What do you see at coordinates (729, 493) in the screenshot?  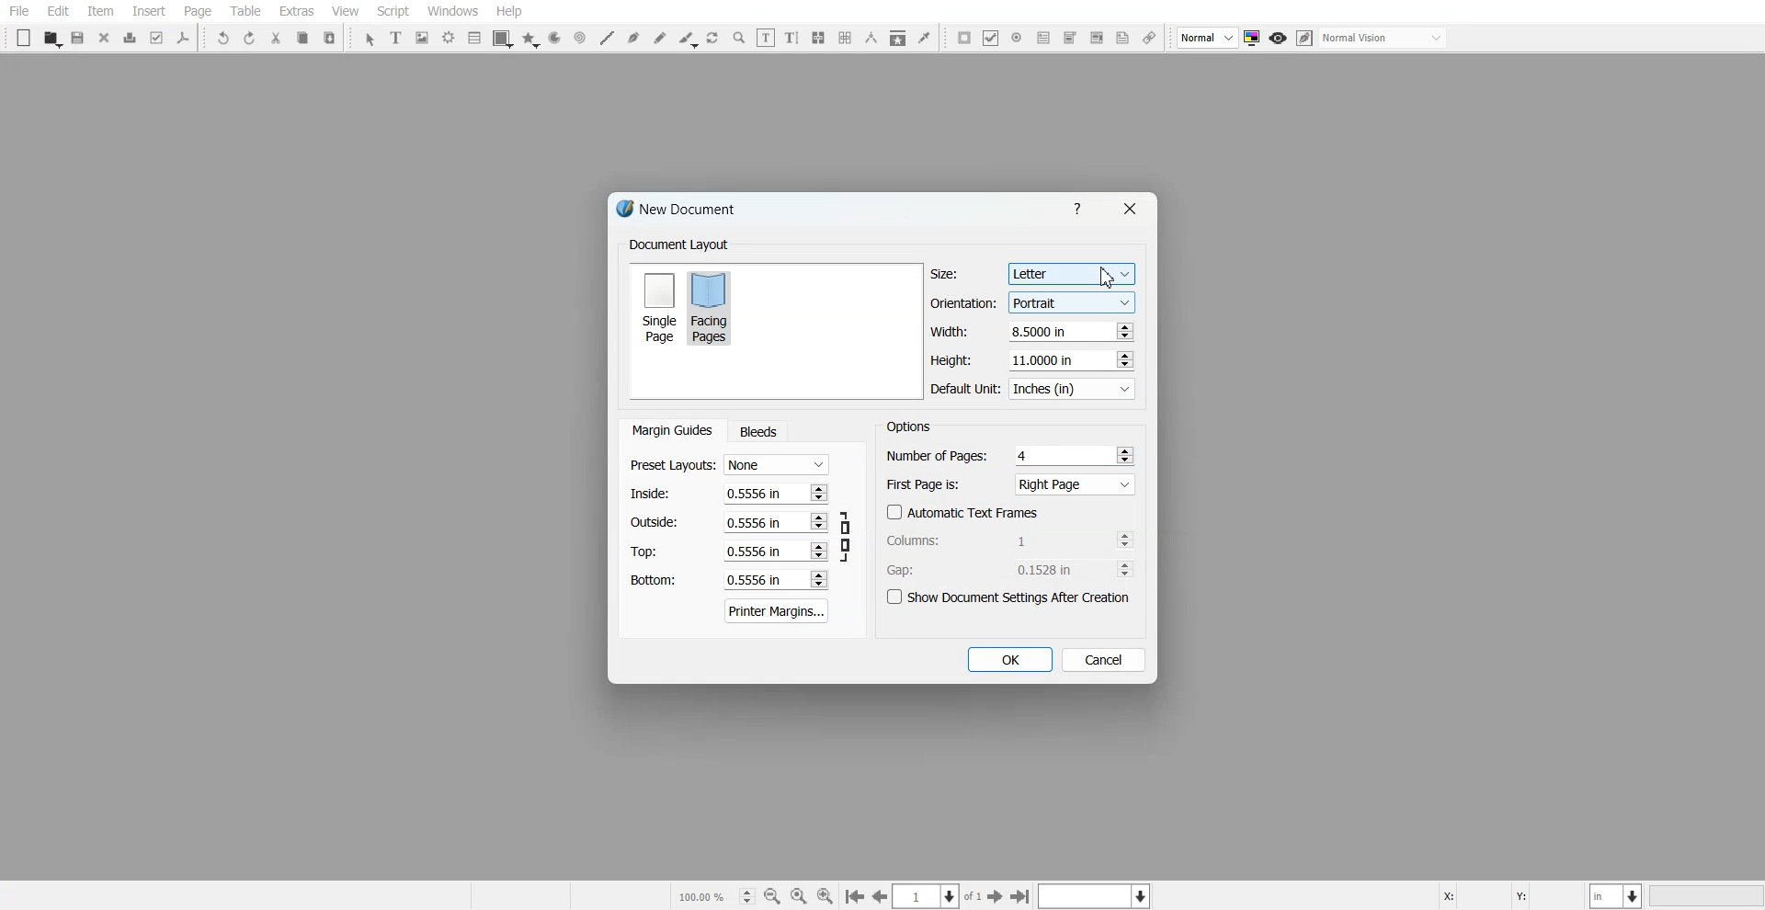 I see `Left margin adjuster` at bounding box center [729, 493].